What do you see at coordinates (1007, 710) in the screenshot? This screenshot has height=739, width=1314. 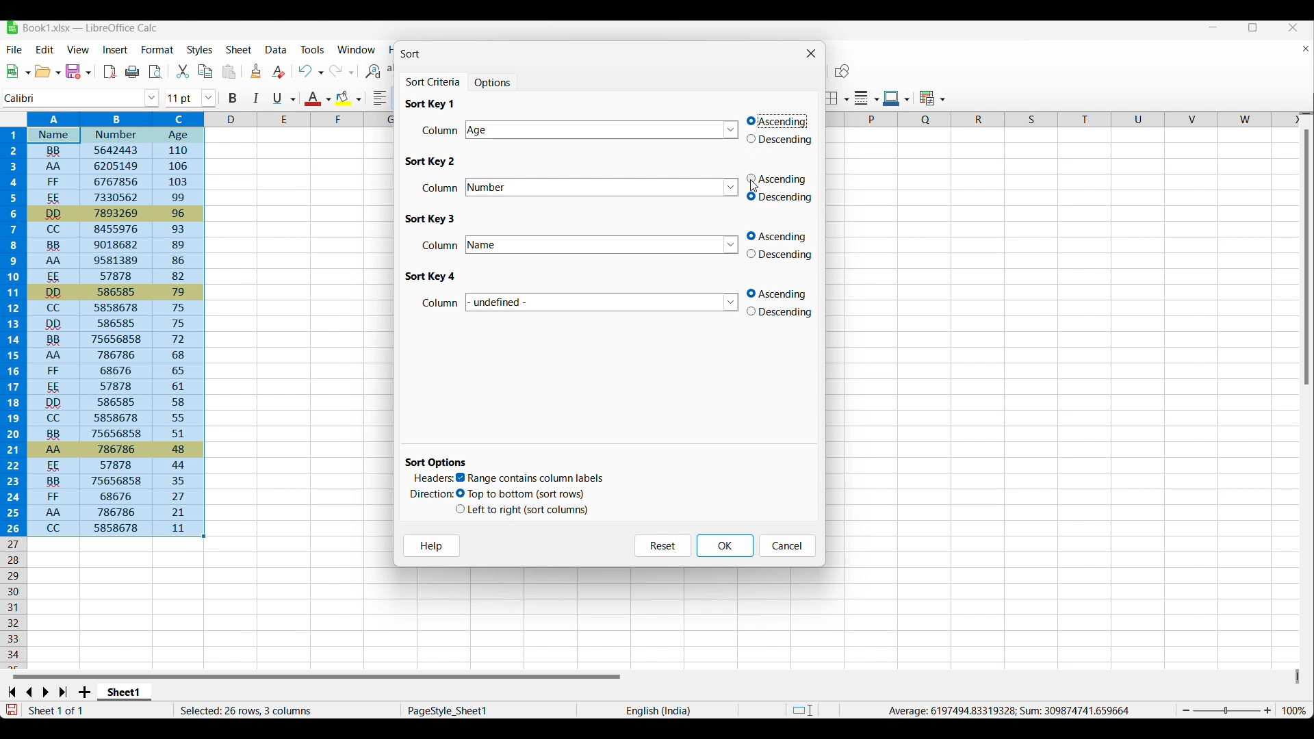 I see `Average and Sum` at bounding box center [1007, 710].